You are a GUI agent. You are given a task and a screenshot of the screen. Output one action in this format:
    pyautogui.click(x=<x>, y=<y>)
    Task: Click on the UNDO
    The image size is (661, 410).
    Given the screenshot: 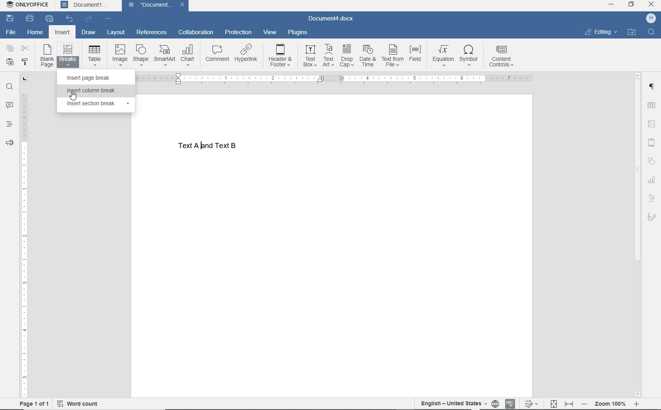 What is the action you would take?
    pyautogui.click(x=70, y=19)
    